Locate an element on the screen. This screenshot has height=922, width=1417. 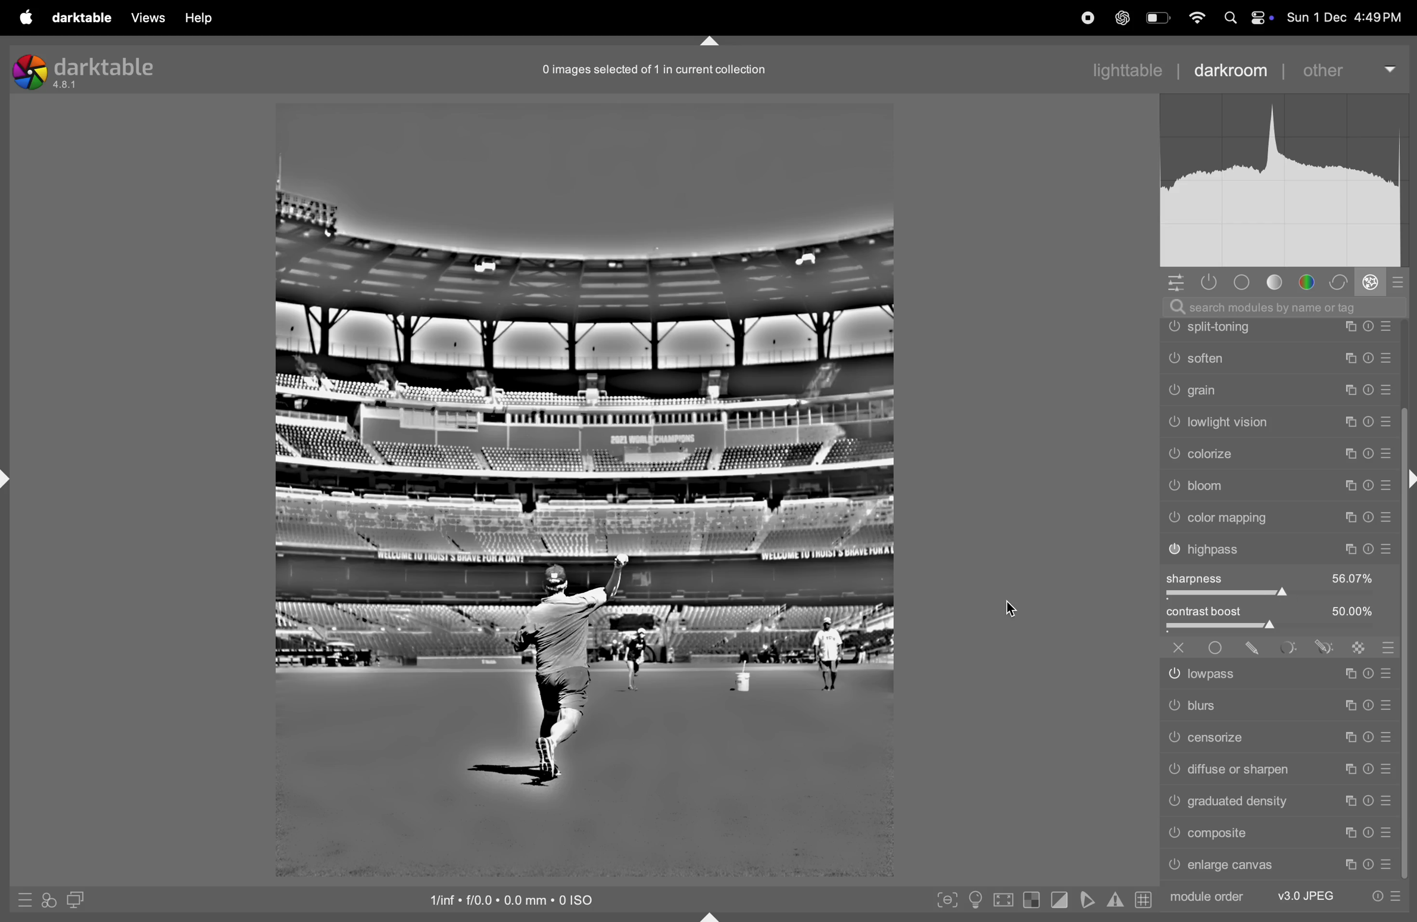
light vision is located at coordinates (1280, 516).